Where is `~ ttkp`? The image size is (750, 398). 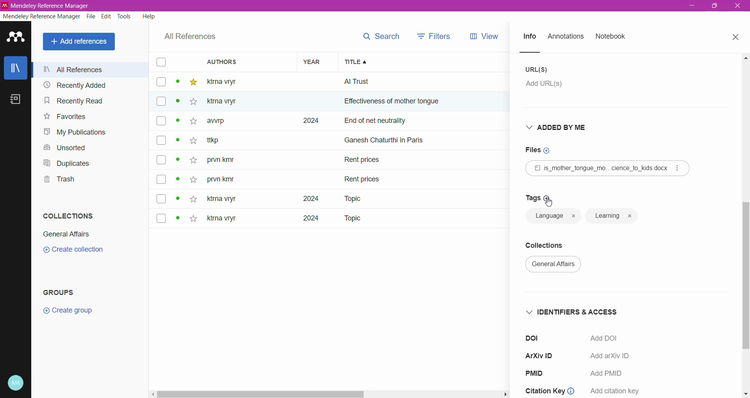 ~ ttkp is located at coordinates (226, 140).